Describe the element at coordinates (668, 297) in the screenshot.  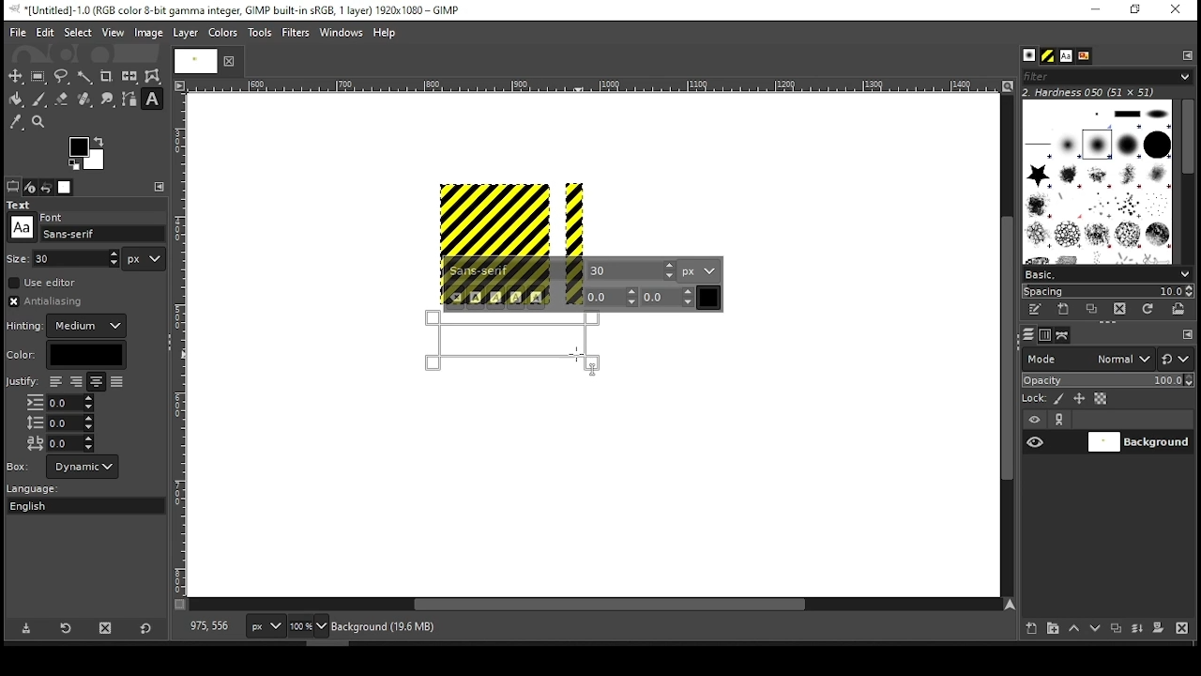
I see `change kerning of selected text` at that location.